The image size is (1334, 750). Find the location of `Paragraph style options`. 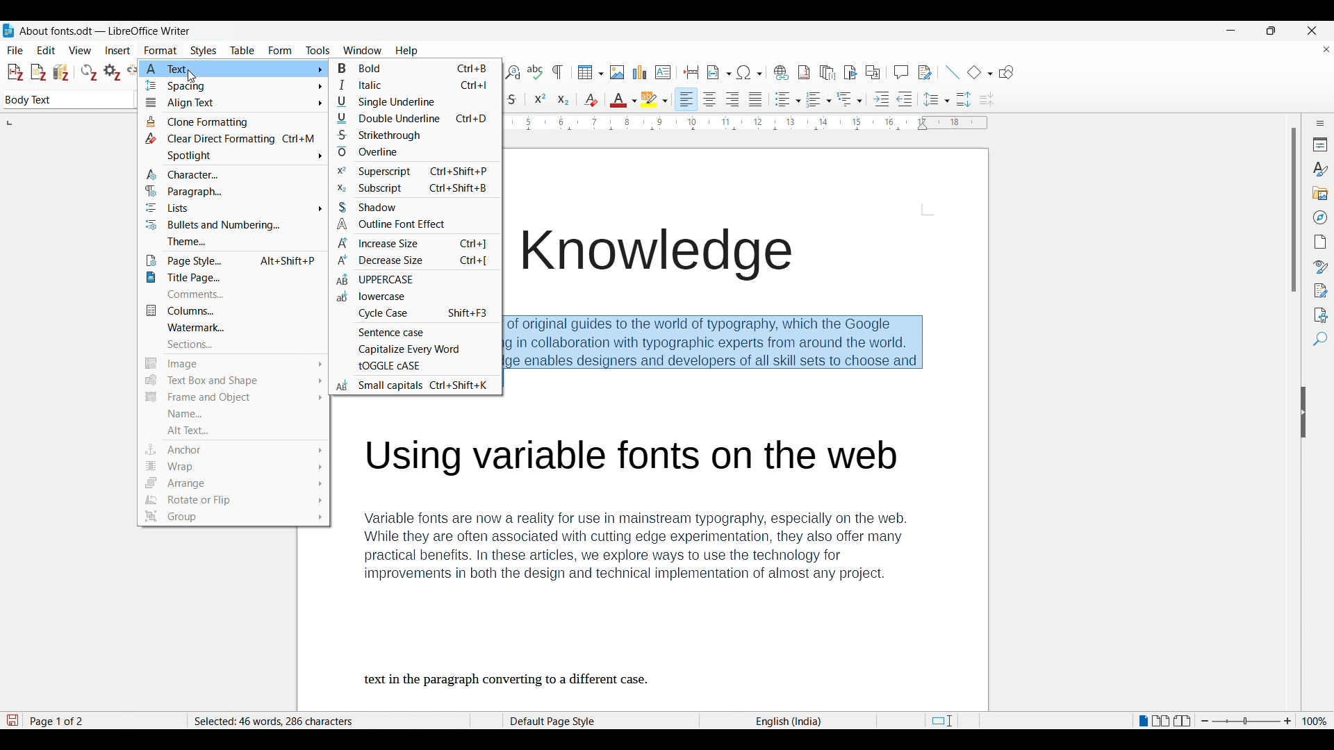

Paragraph style options is located at coordinates (69, 99).